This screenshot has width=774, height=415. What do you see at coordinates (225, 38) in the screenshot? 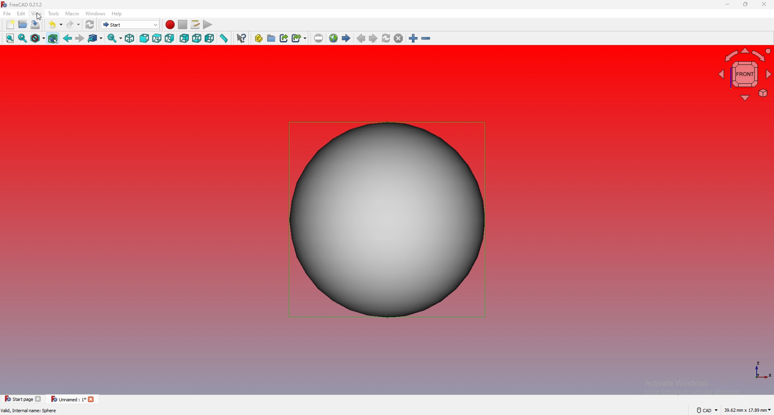
I see `measure distance` at bounding box center [225, 38].